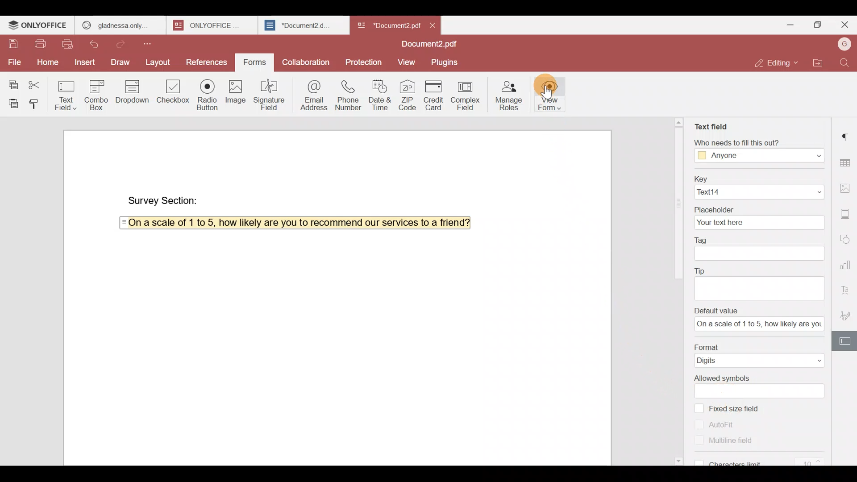 The height and width of the screenshot is (482, 857). What do you see at coordinates (298, 24) in the screenshot?
I see `*Document2.d..` at bounding box center [298, 24].